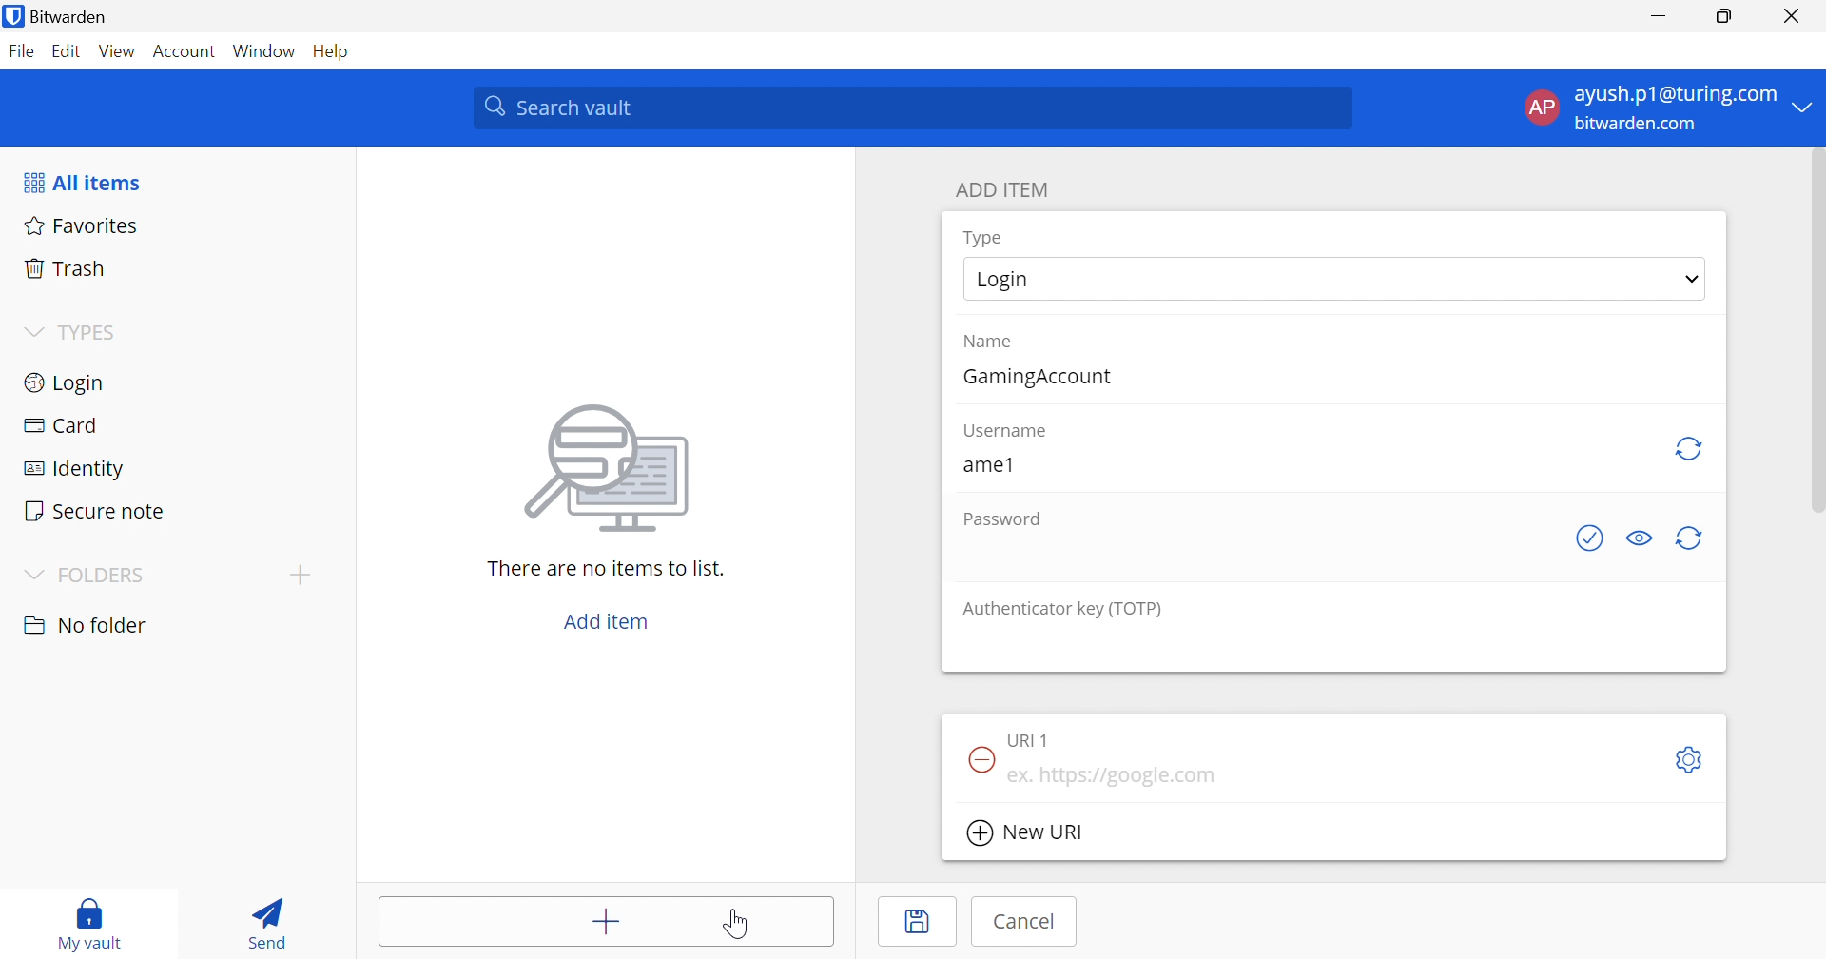 The width and height of the screenshot is (1826, 959). Describe the element at coordinates (914, 108) in the screenshot. I see `Search vault` at that location.